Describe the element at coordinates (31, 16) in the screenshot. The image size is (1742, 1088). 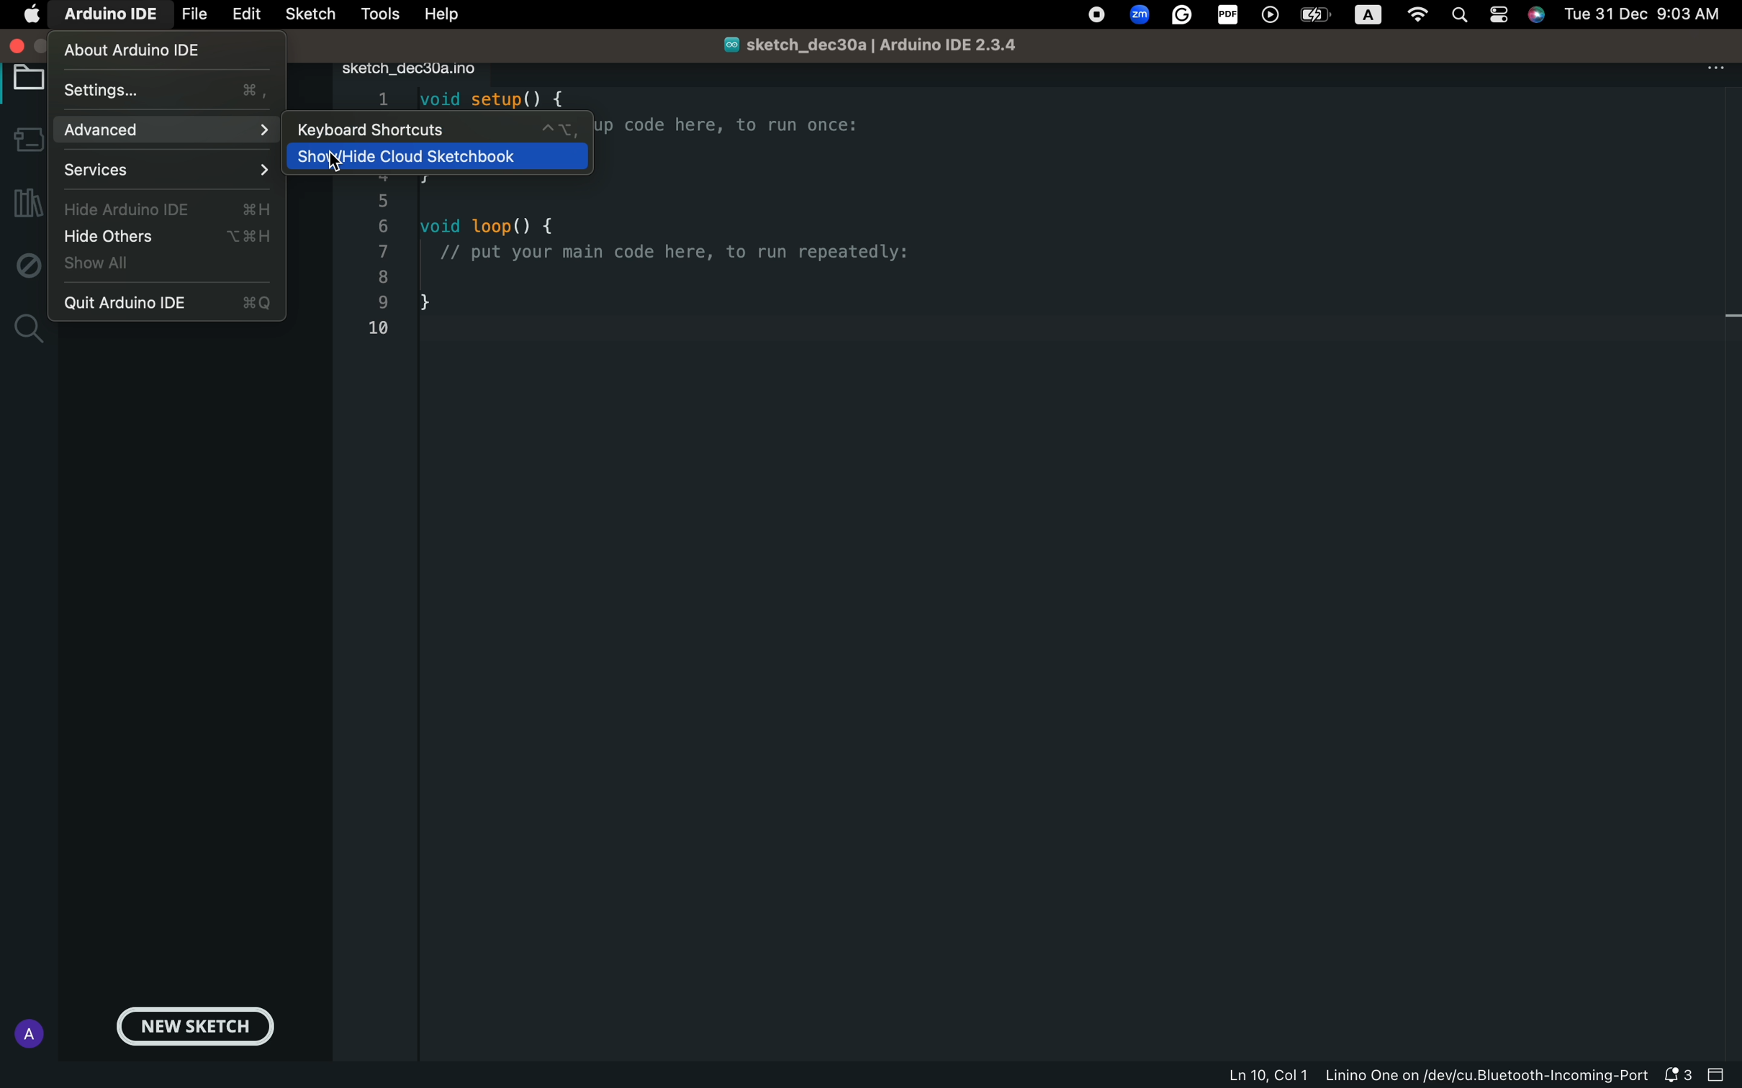
I see `main setting` at that location.